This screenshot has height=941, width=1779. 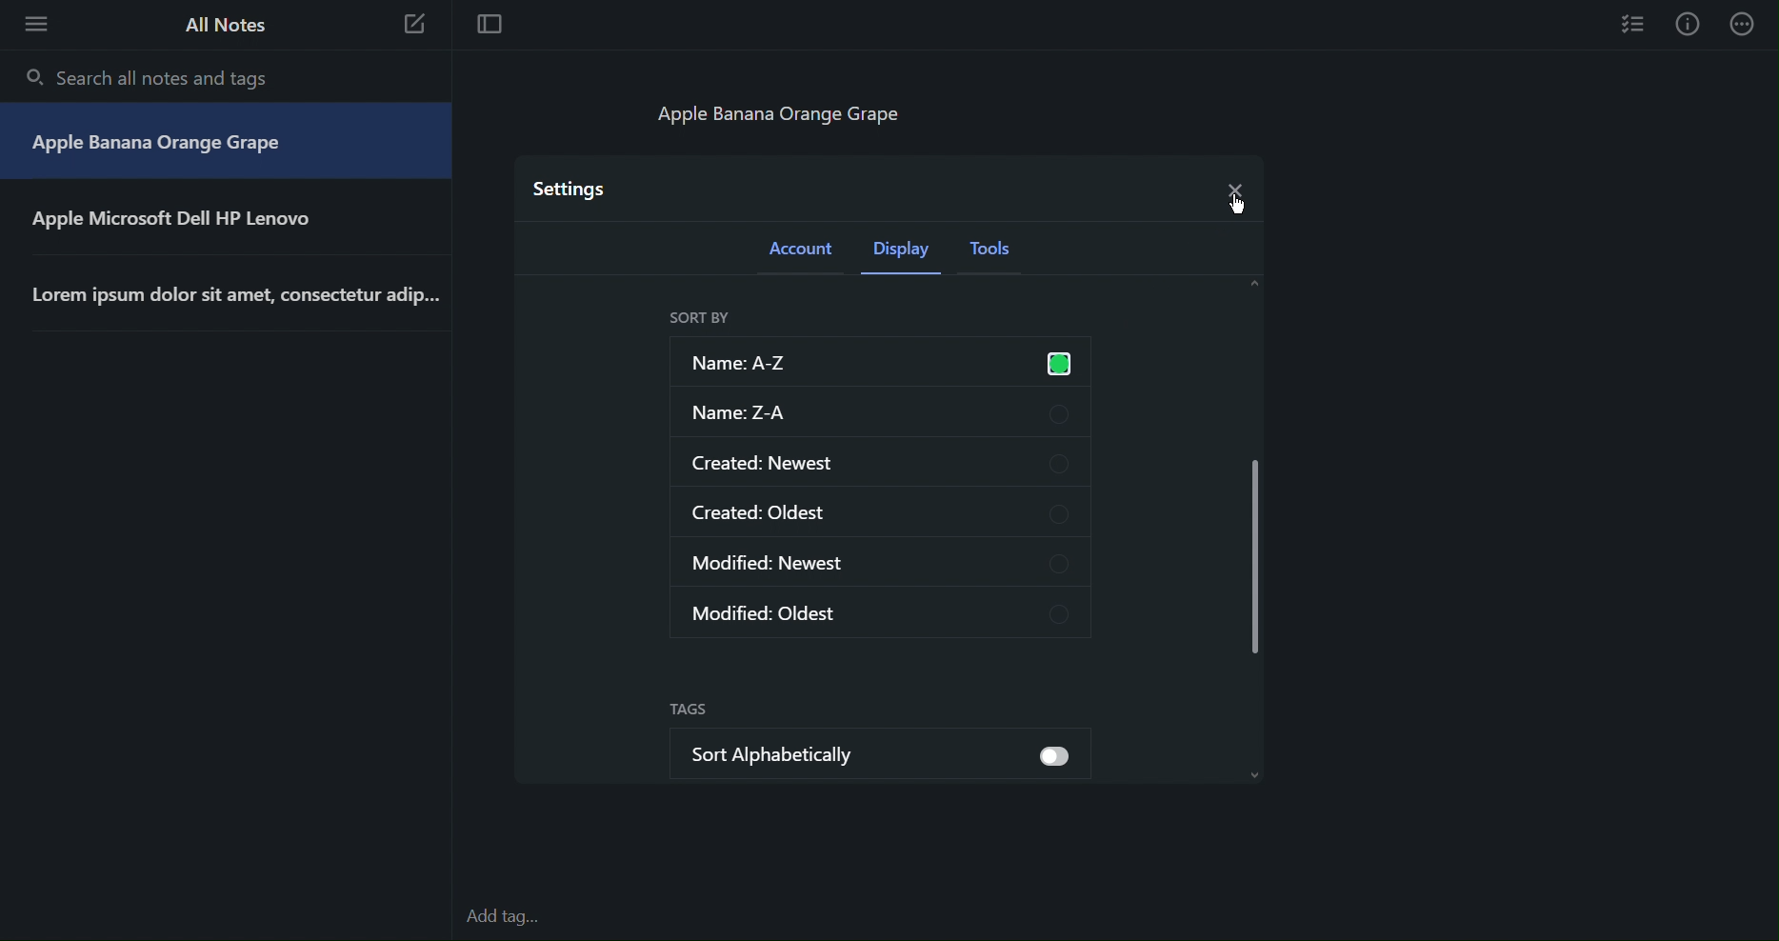 What do you see at coordinates (1229, 205) in the screenshot?
I see `Cursor` at bounding box center [1229, 205].